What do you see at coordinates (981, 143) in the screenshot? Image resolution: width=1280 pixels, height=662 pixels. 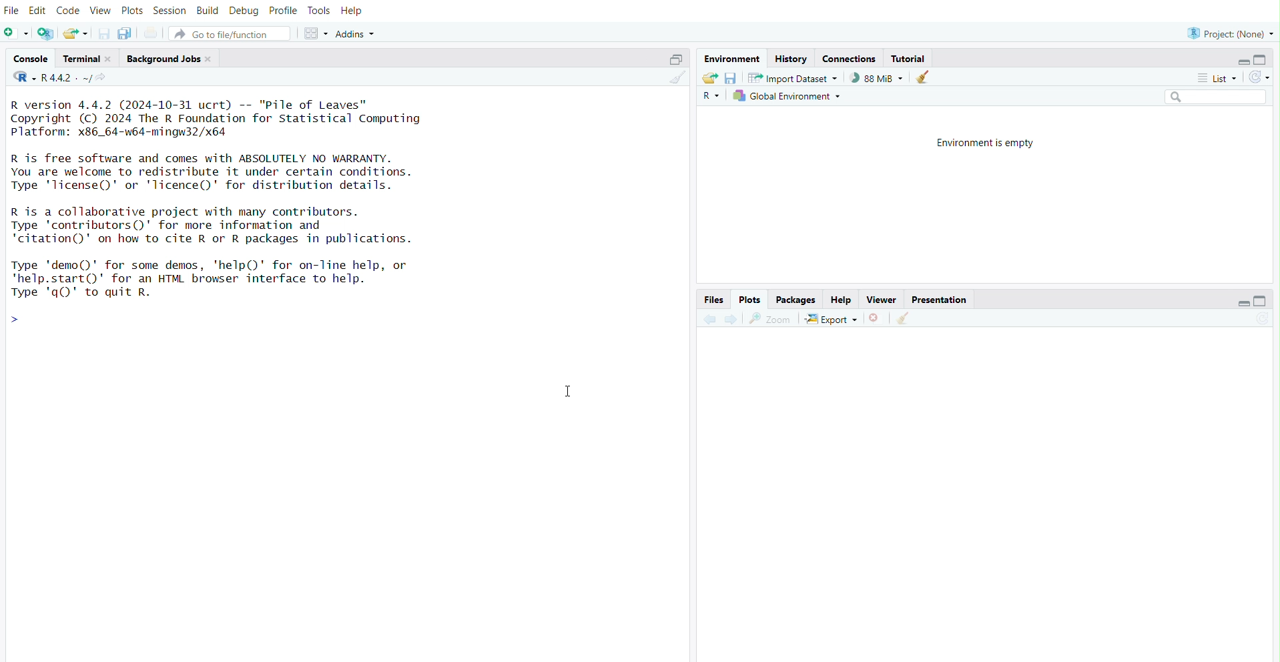 I see `environment is empty` at bounding box center [981, 143].